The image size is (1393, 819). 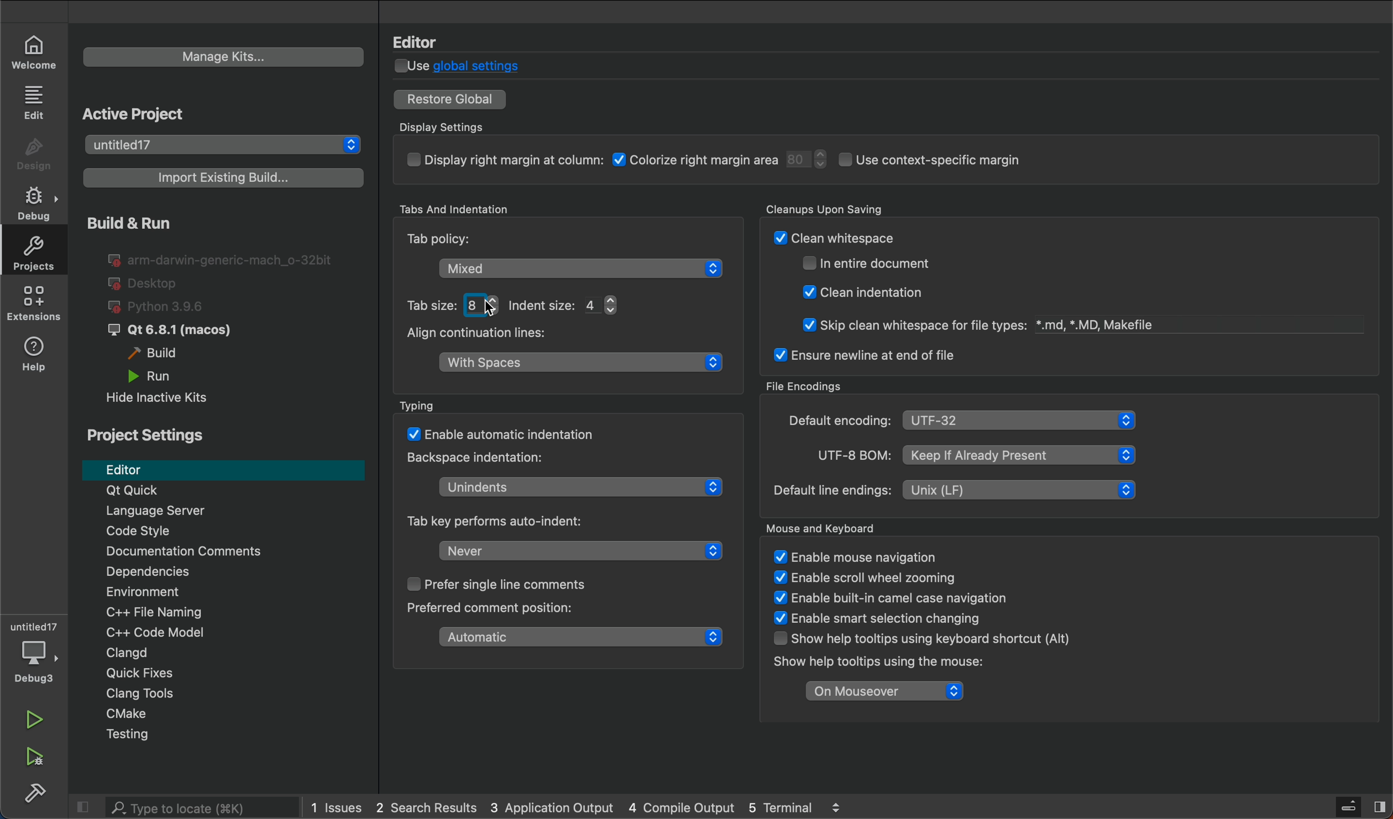 I want to click on testing, so click(x=226, y=738).